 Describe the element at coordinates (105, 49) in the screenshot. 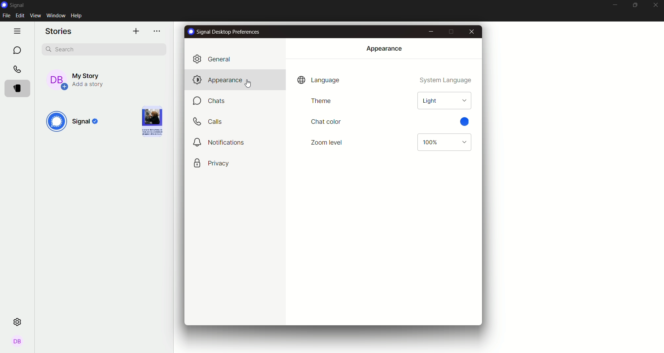

I see `search bar` at that location.